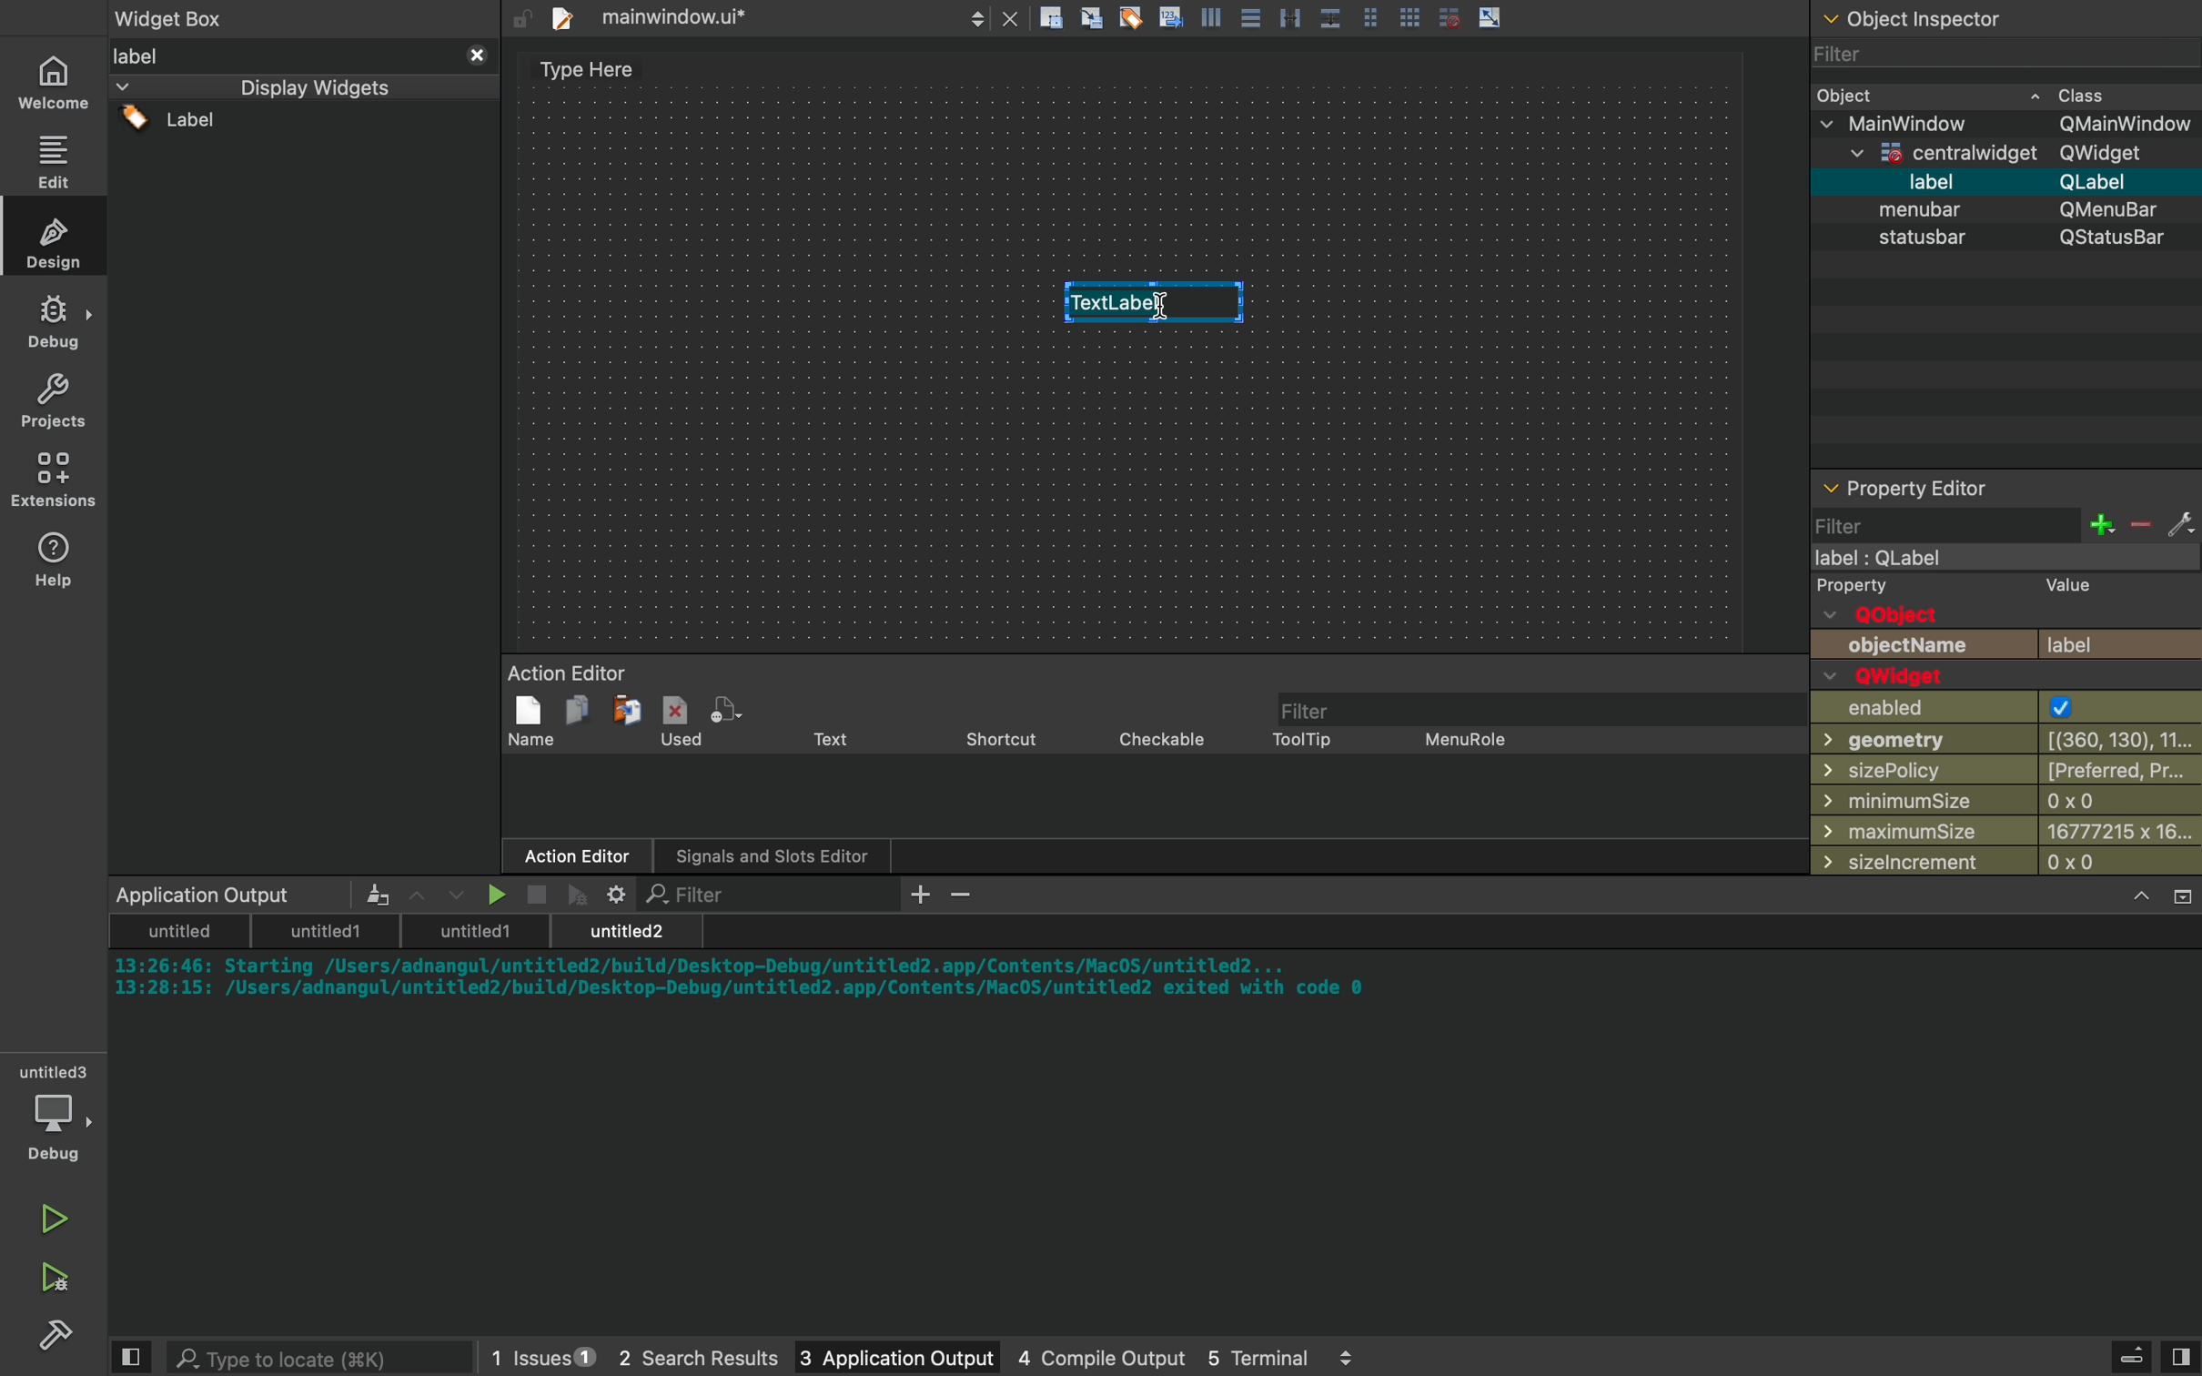 This screenshot has width=2202, height=1376. Describe the element at coordinates (57, 82) in the screenshot. I see `home` at that location.